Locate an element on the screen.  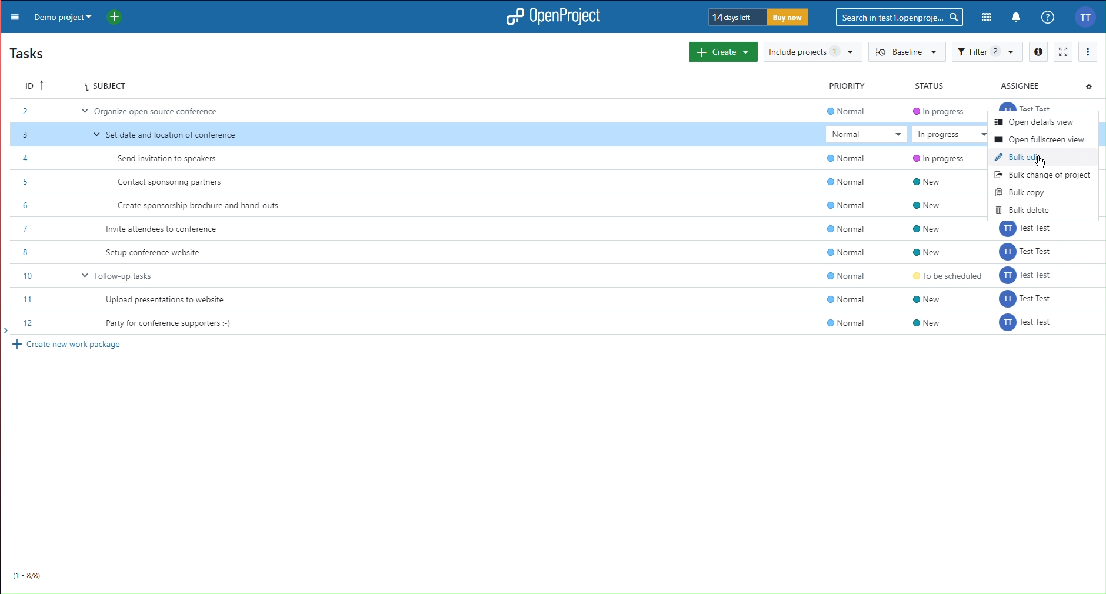
Party for conference supporters :-) is located at coordinates (169, 324).